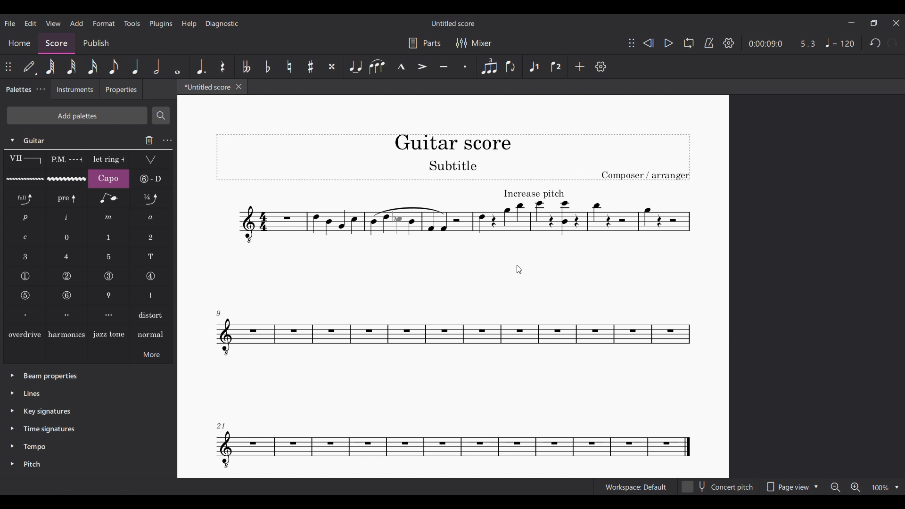 Image resolution: width=905 pixels, height=509 pixels. Describe the element at coordinates (114, 66) in the screenshot. I see `8th note` at that location.